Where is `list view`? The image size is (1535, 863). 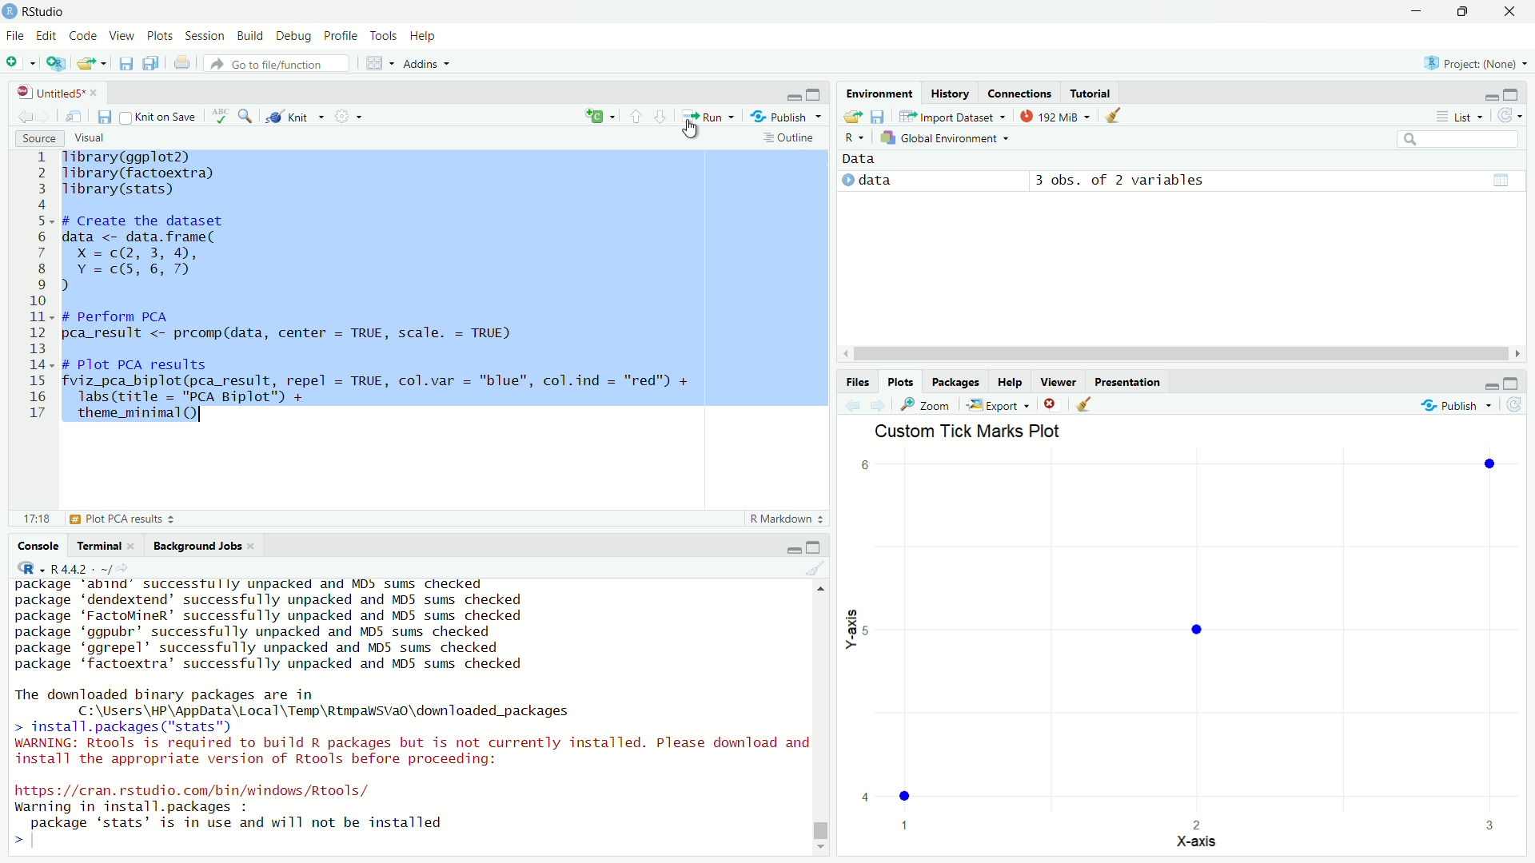 list view is located at coordinates (1459, 116).